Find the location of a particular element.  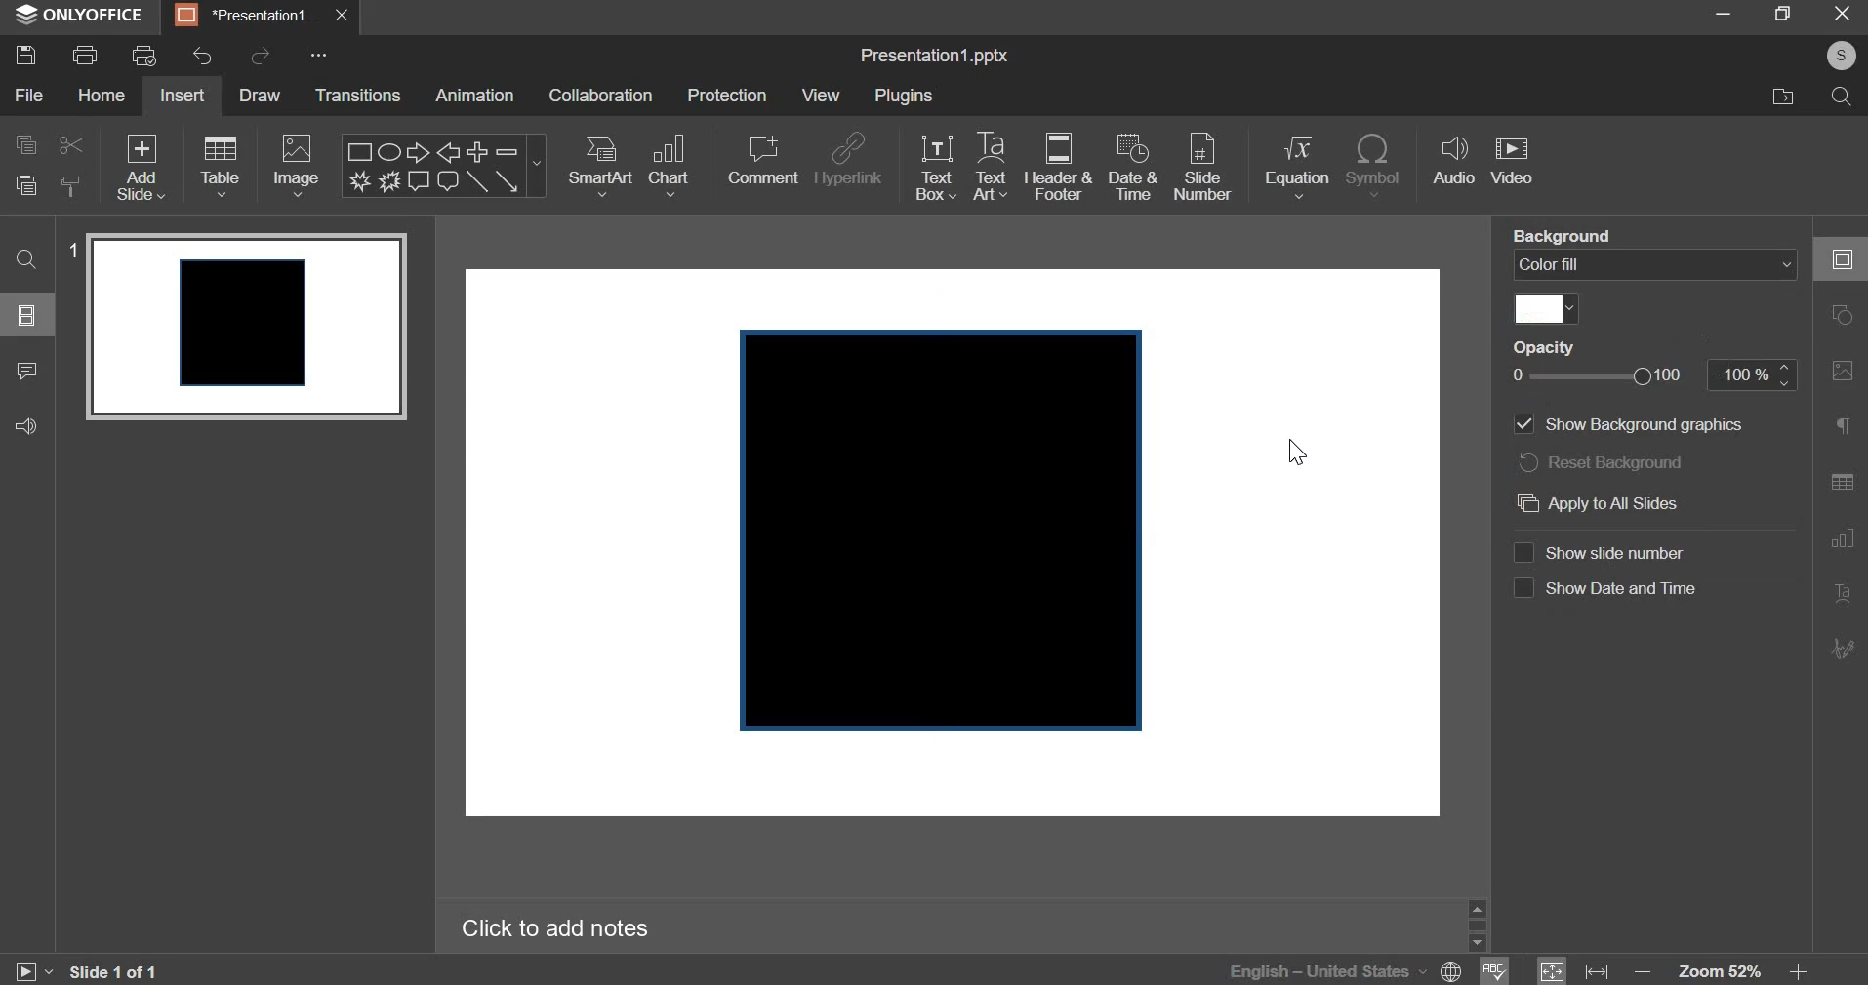

Paragraph is located at coordinates (1844, 593).